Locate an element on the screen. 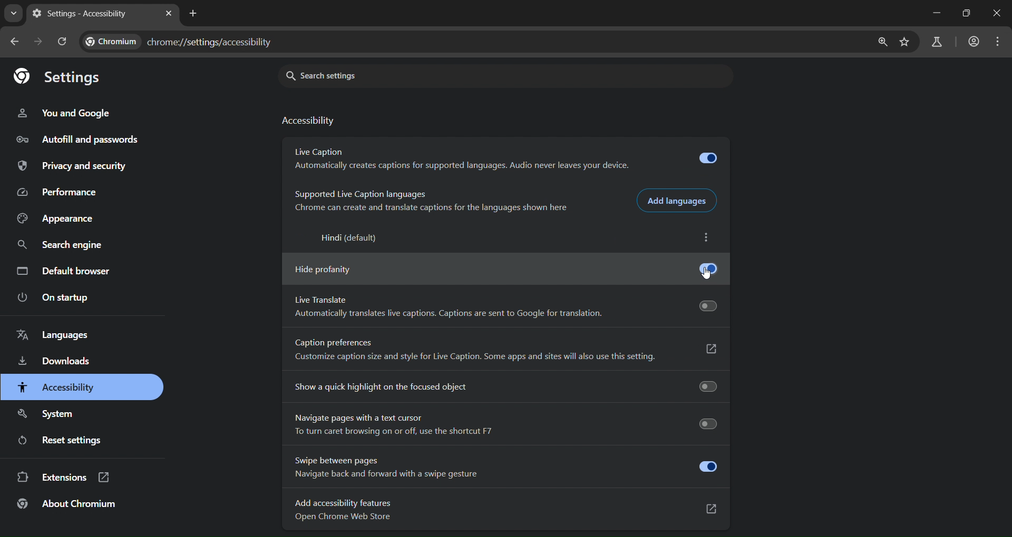  downloads is located at coordinates (56, 363).